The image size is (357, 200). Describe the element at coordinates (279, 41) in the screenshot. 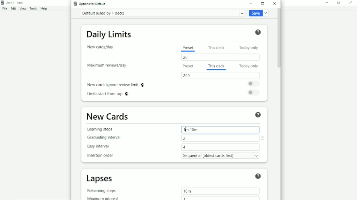

I see `Vertical scrollbar` at that location.